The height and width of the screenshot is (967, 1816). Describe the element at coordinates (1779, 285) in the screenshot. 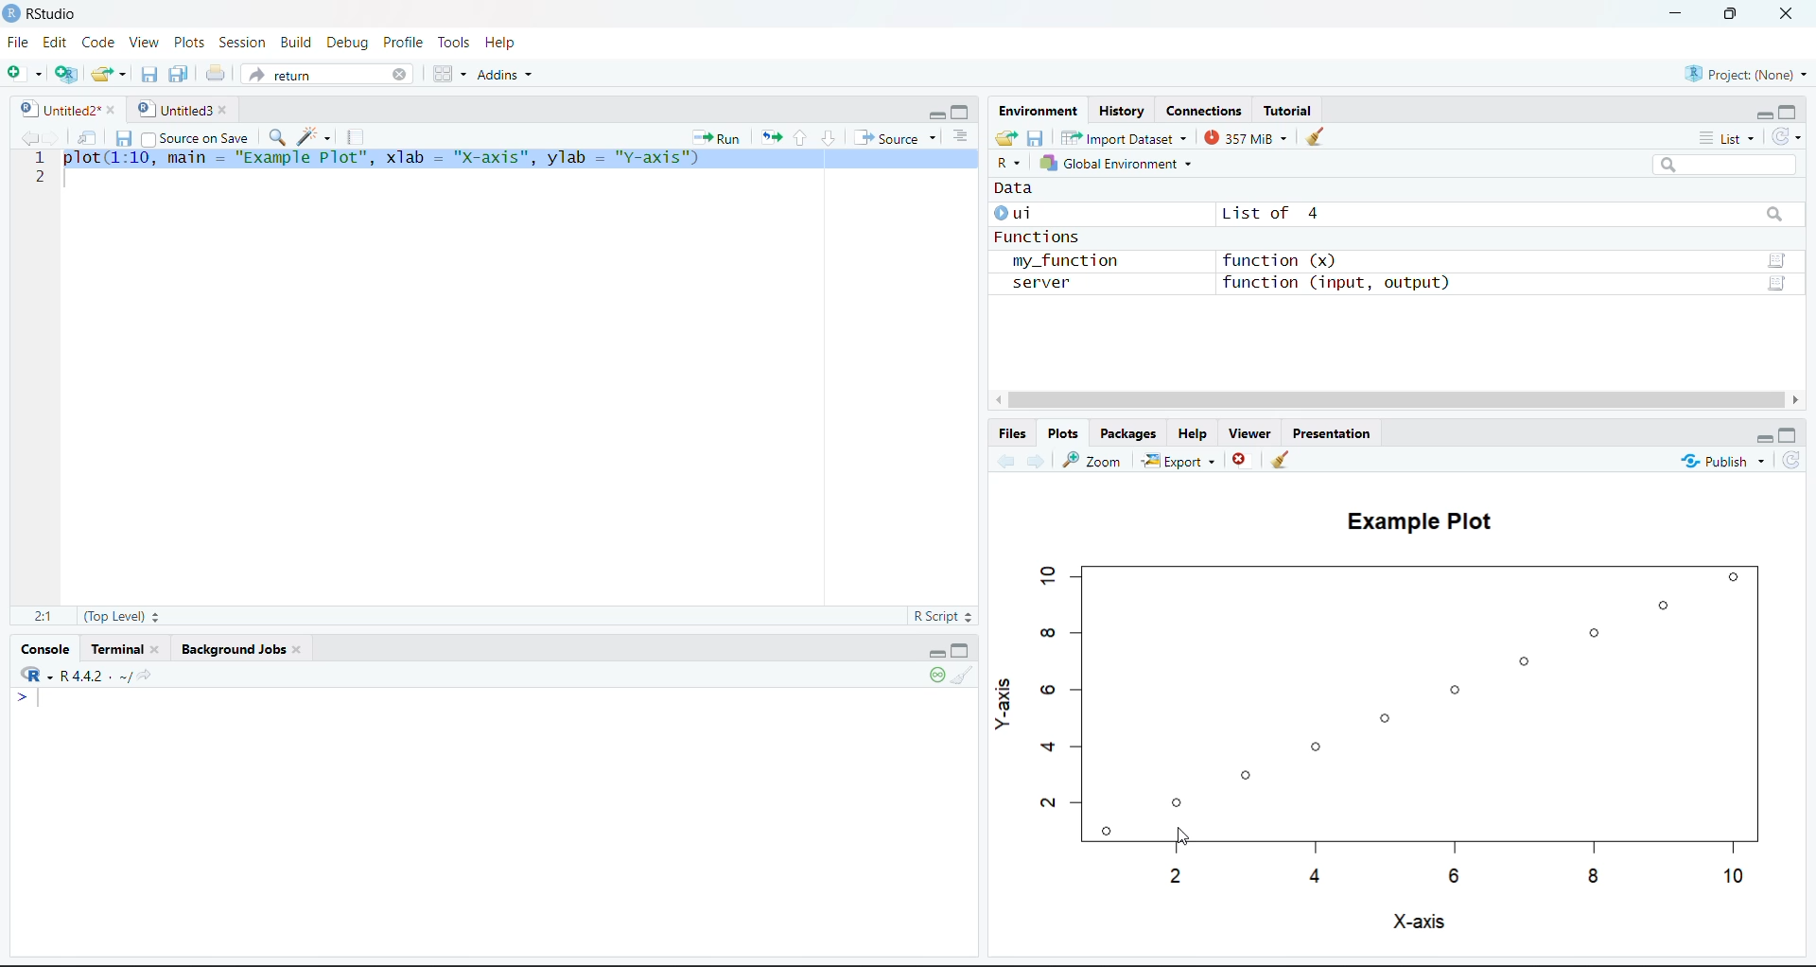

I see `Data/Table` at that location.